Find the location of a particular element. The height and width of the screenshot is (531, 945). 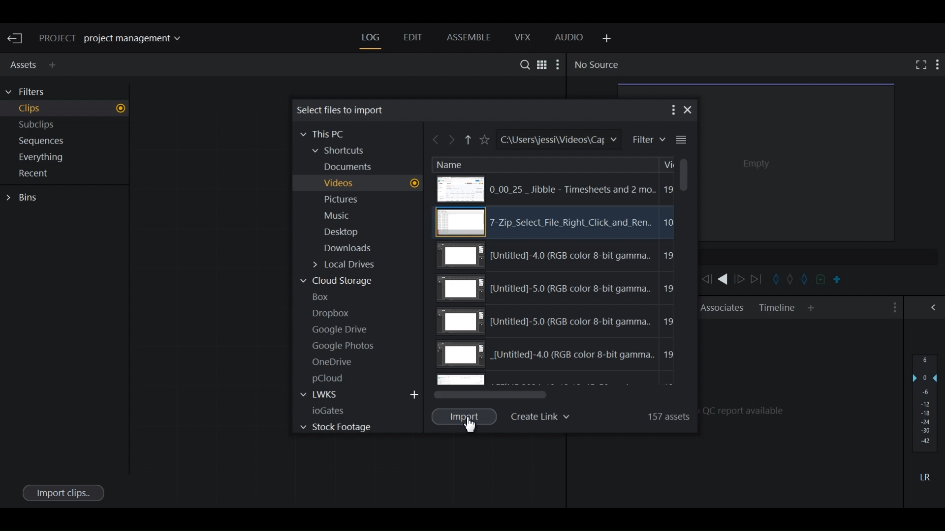

Move Forward is located at coordinates (759, 279).